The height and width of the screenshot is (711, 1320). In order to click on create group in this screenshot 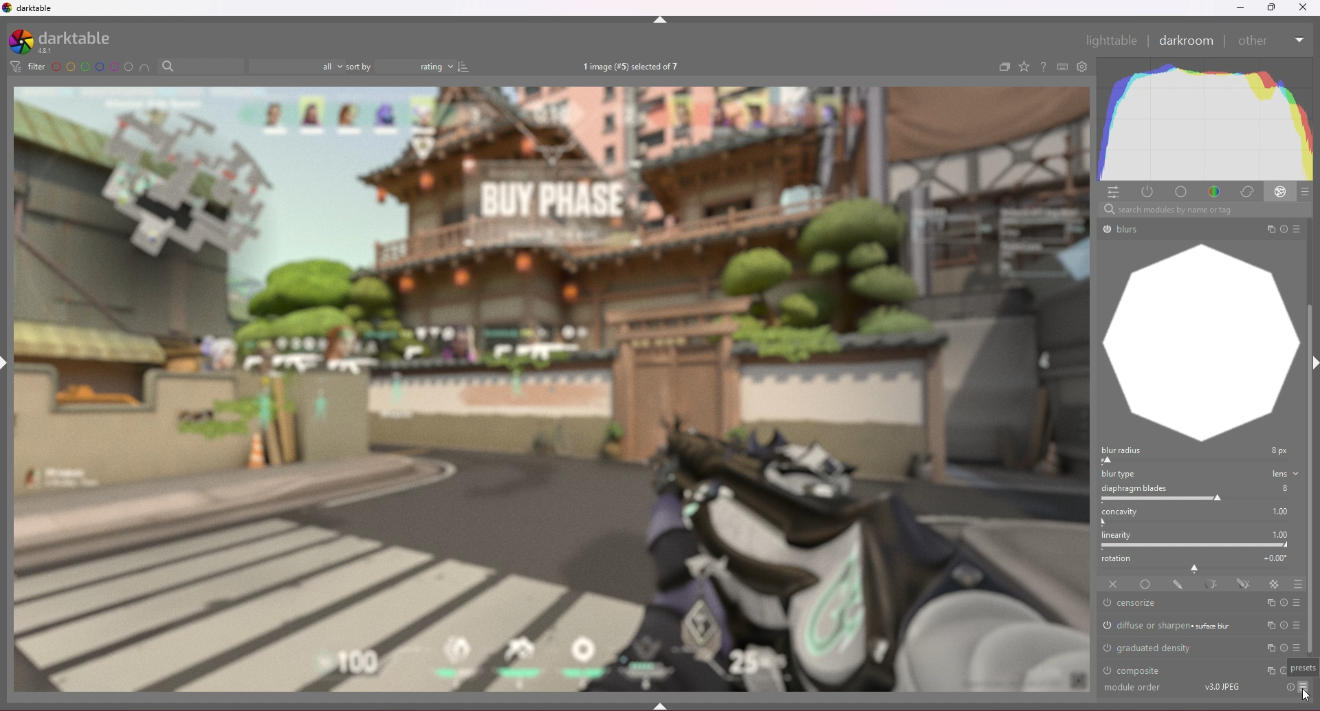, I will do `click(1004, 67)`.